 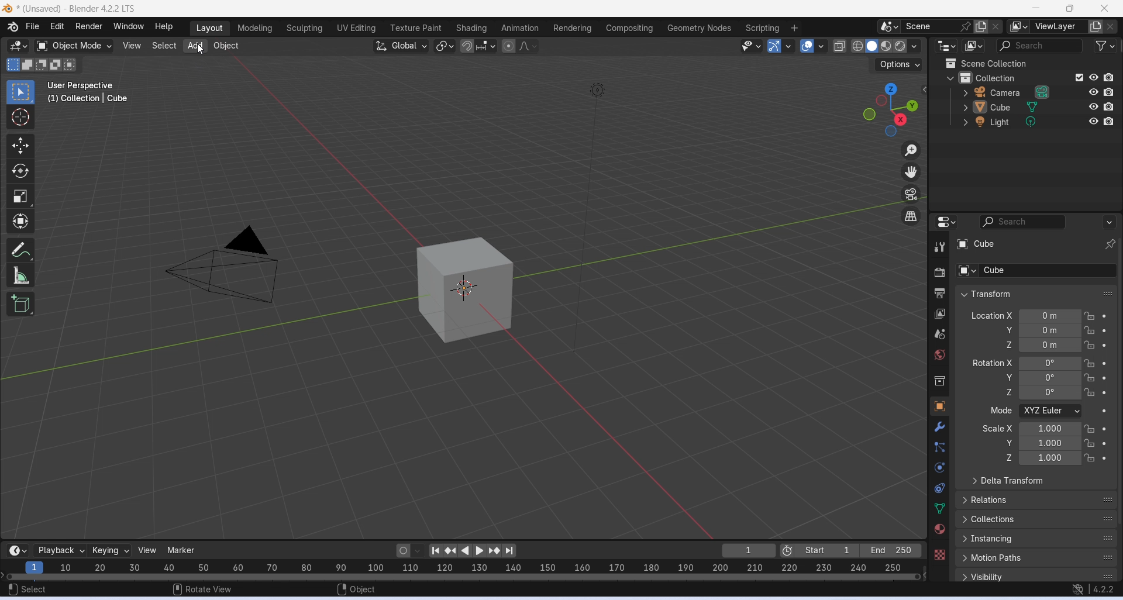 What do you see at coordinates (940, 508) in the screenshot?
I see `data` at bounding box center [940, 508].